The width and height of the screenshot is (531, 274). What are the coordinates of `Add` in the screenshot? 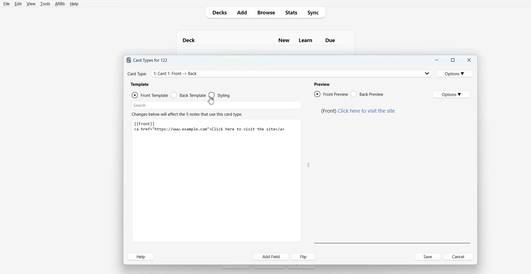 It's located at (241, 12).